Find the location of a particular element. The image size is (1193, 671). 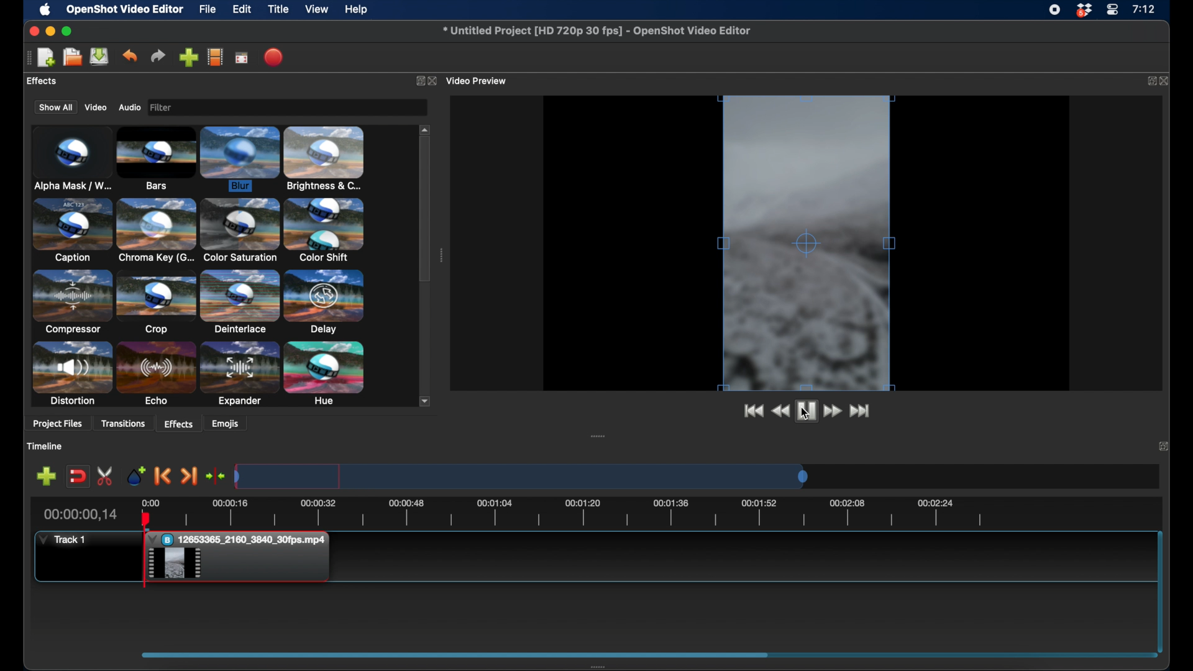

resize handle is located at coordinates (795, 98).